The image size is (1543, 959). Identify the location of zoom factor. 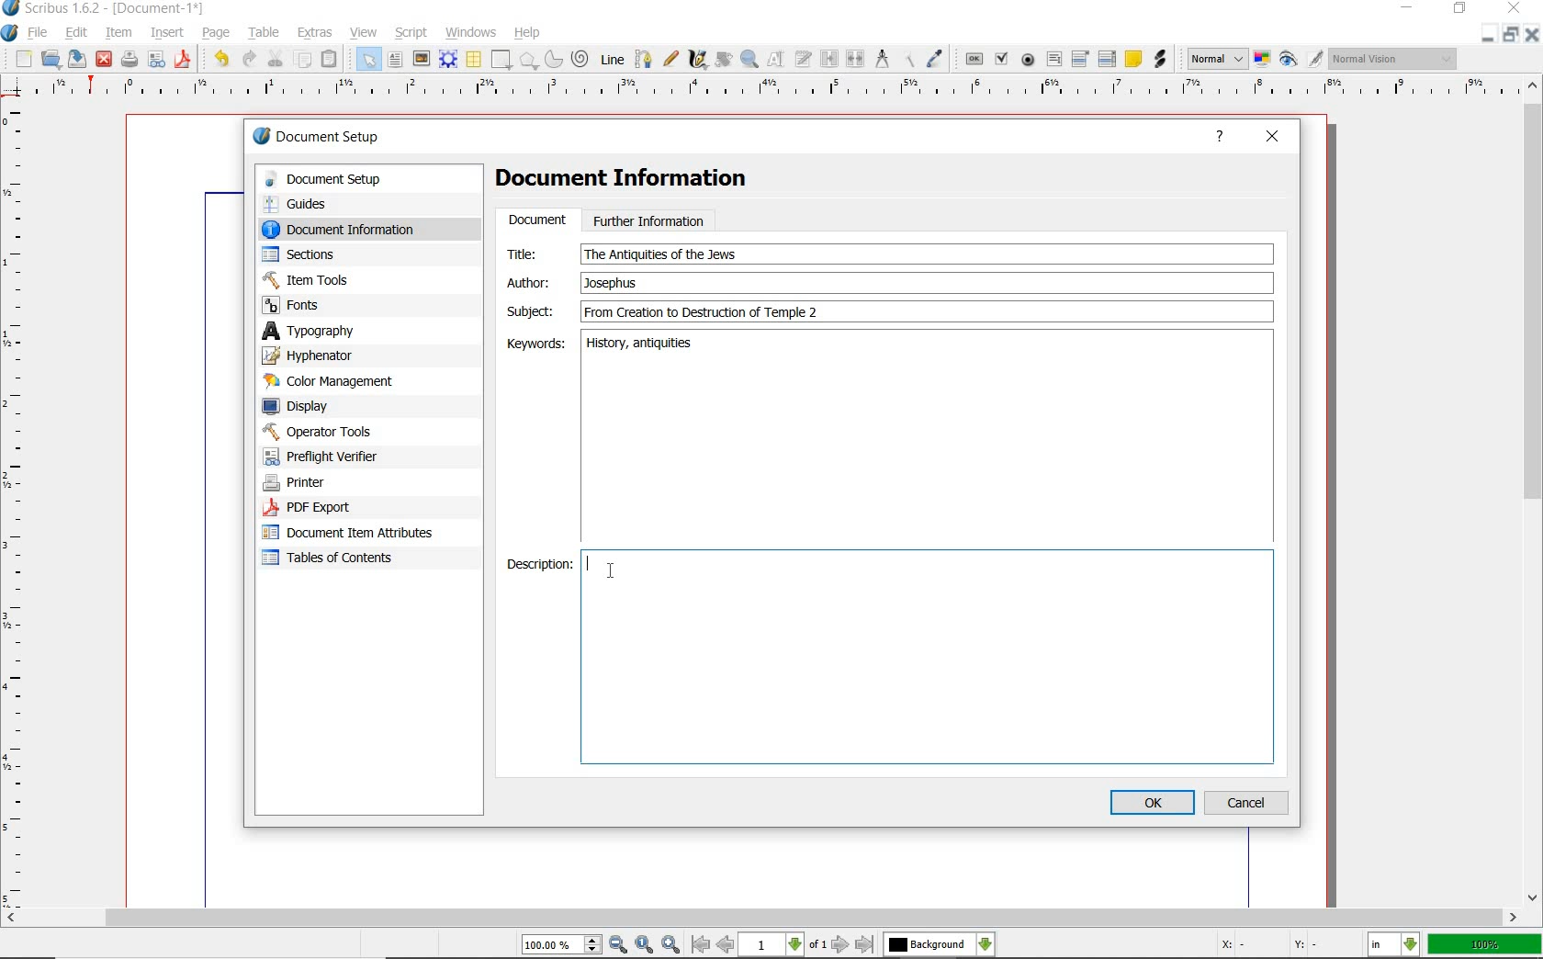
(1483, 946).